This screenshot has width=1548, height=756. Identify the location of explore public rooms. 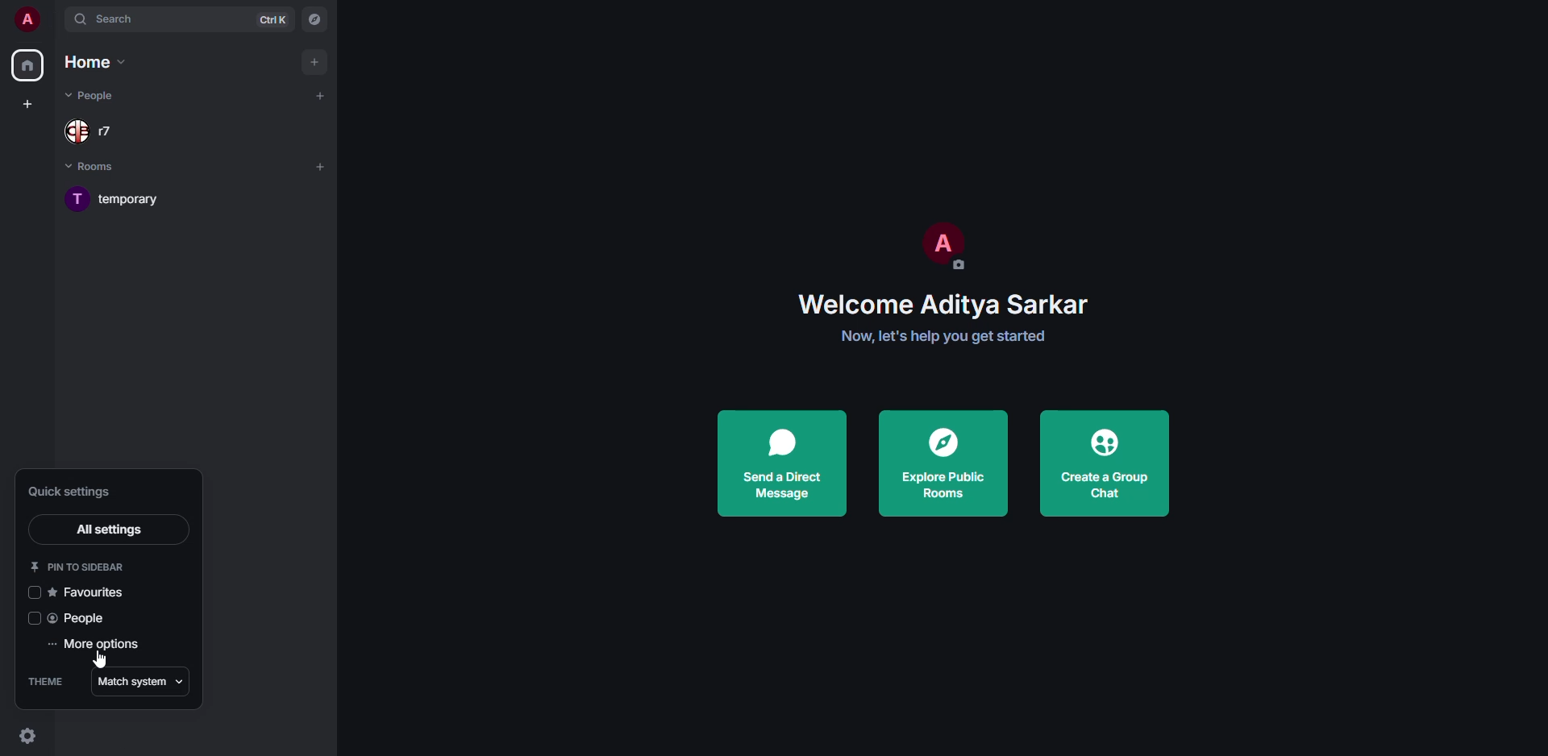
(945, 464).